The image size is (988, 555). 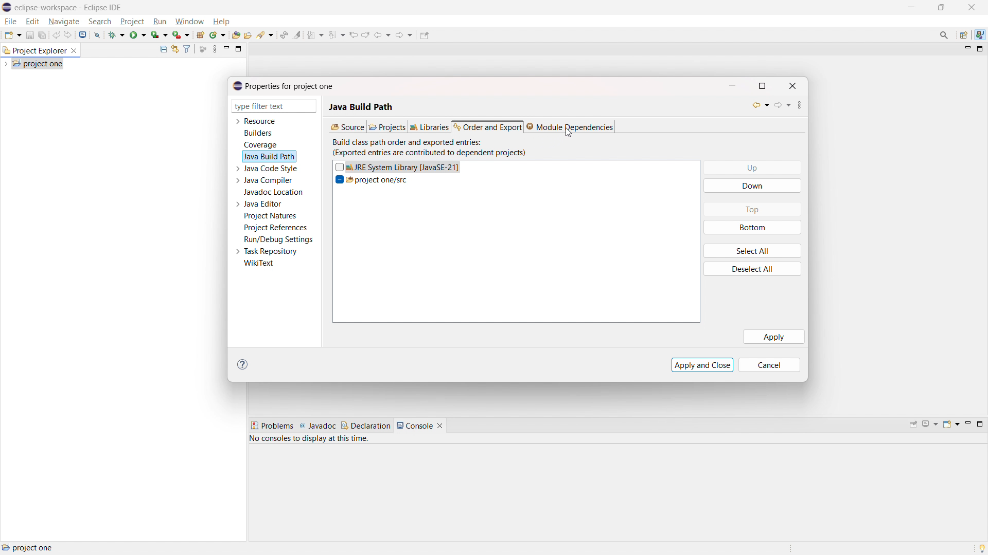 I want to click on maximize, so click(x=980, y=424).